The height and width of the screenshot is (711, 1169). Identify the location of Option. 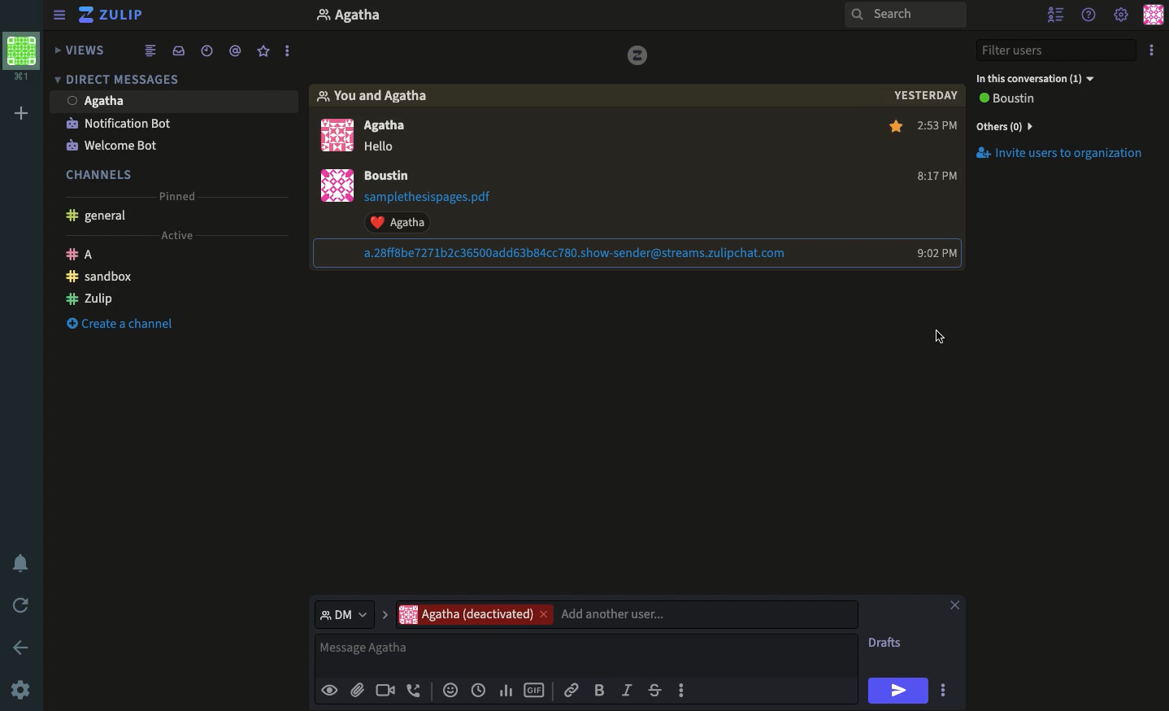
(1152, 50).